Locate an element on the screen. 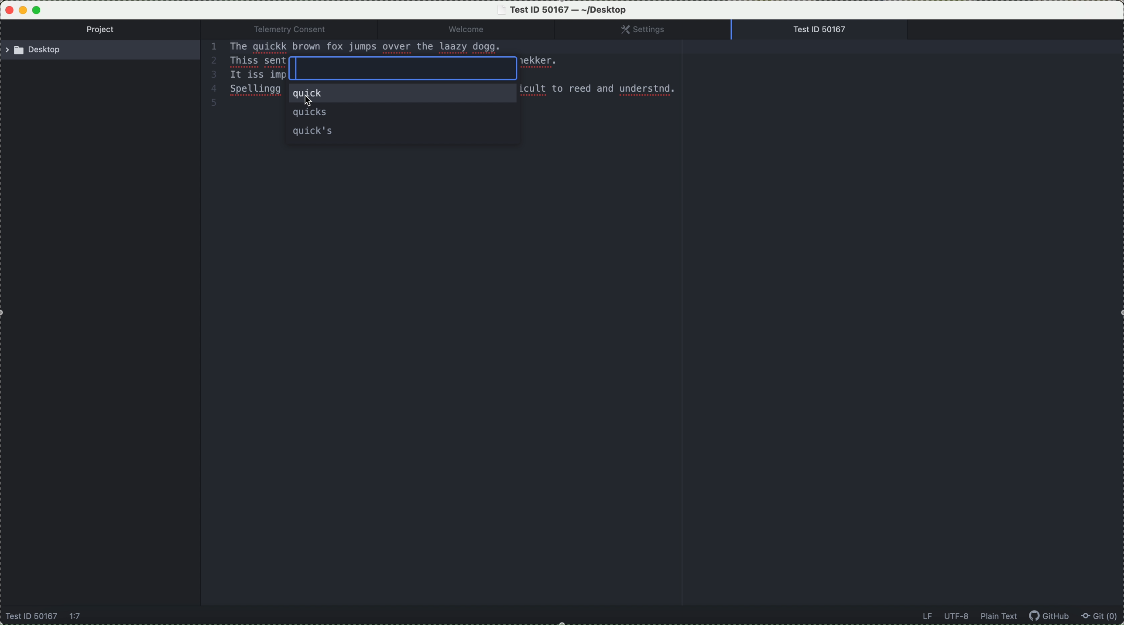 Image resolution: width=1124 pixels, height=625 pixels. cursor is located at coordinates (314, 103).